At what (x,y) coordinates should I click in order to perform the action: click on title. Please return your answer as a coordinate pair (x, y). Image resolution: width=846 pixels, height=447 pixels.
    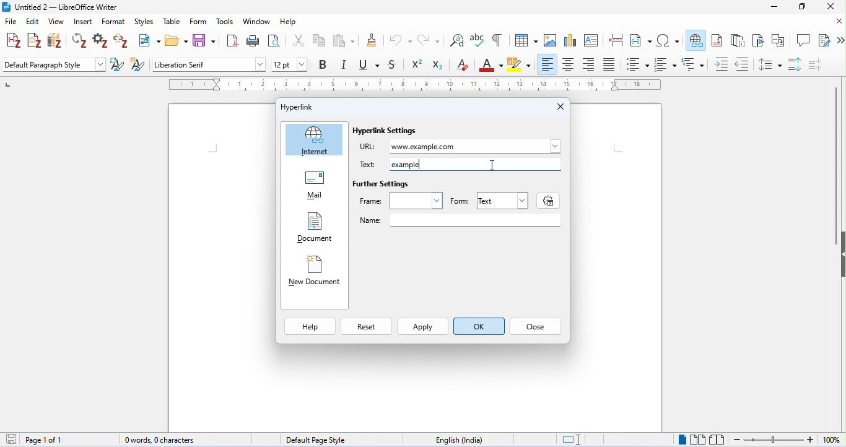
    Looking at the image, I should click on (61, 7).